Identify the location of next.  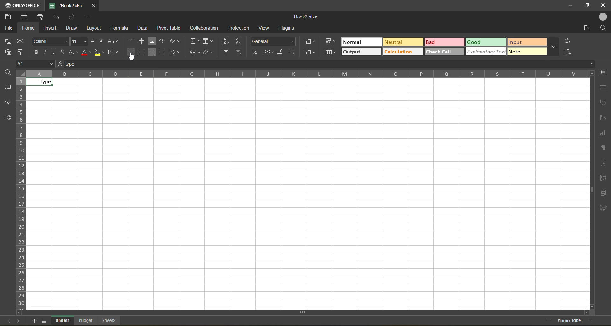
(19, 321).